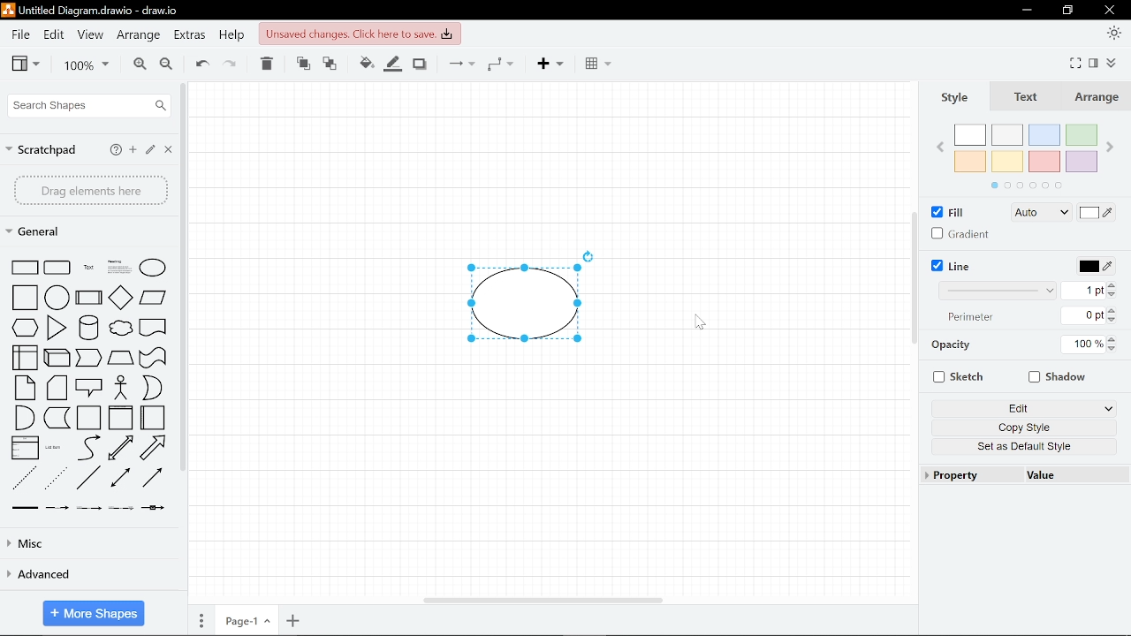 This screenshot has width=1131, height=636. Describe the element at coordinates (984, 346) in the screenshot. I see `Opacity` at that location.